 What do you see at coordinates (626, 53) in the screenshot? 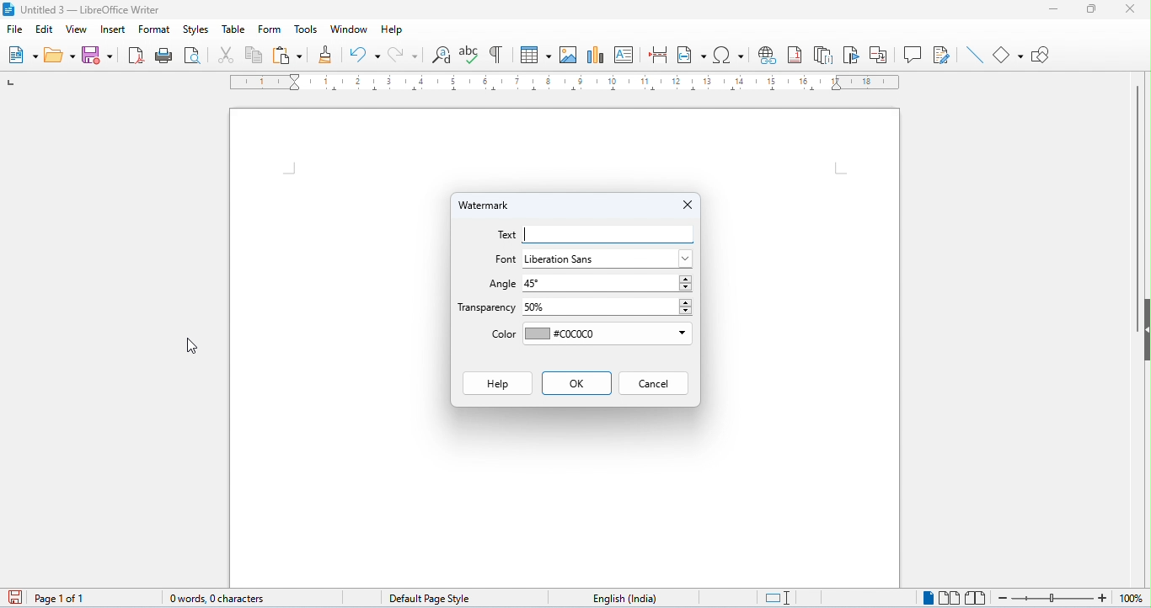
I see `insert text box` at bounding box center [626, 53].